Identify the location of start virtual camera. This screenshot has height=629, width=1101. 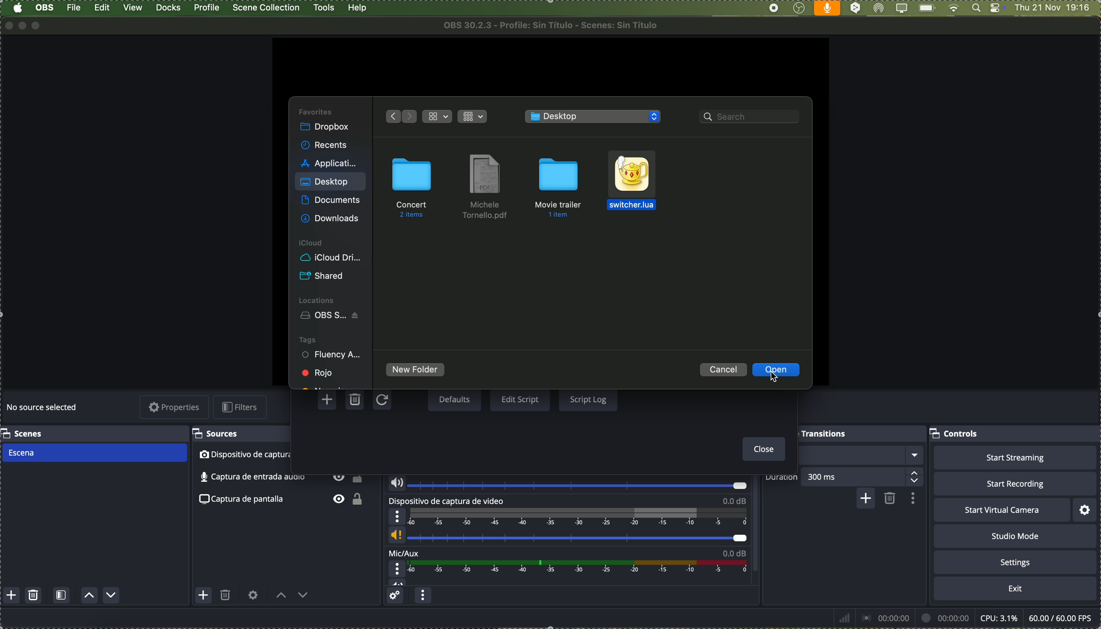
(1002, 510).